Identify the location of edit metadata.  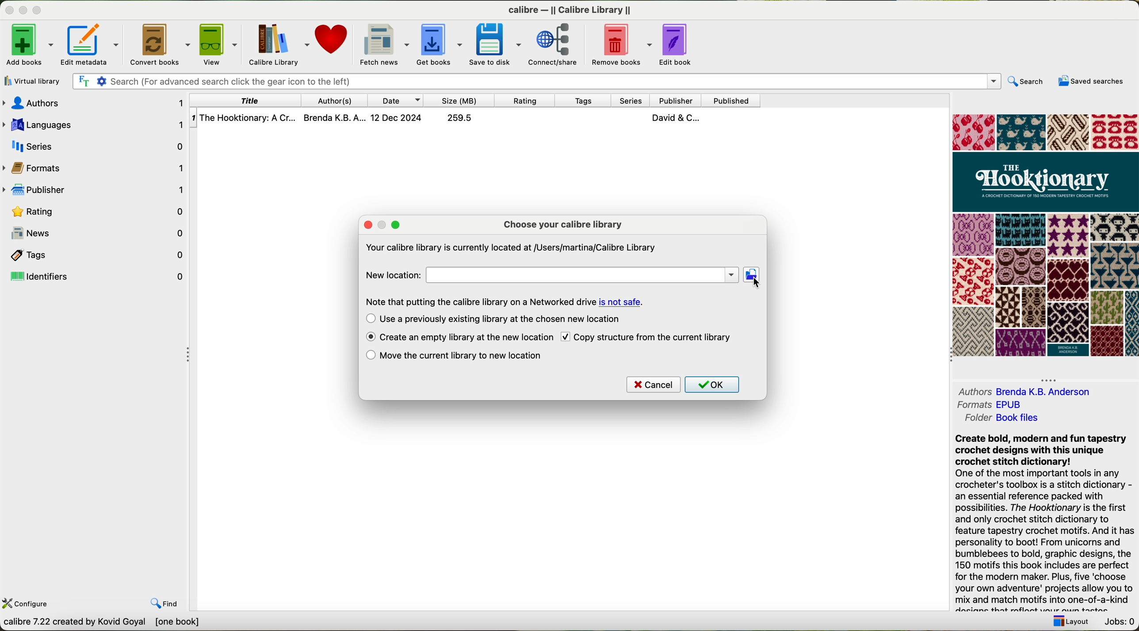
(90, 44).